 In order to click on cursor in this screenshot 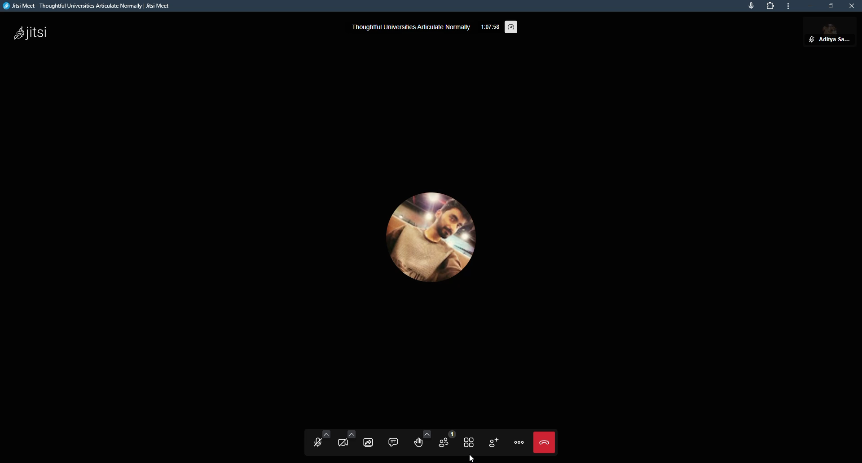, I will do `click(472, 456)`.